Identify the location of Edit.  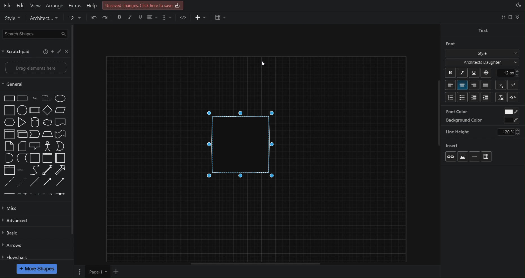
(21, 4).